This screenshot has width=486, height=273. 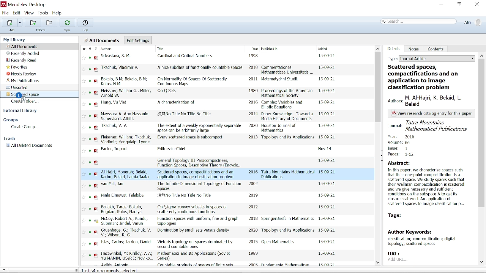 I want to click on authors, so click(x=122, y=69).